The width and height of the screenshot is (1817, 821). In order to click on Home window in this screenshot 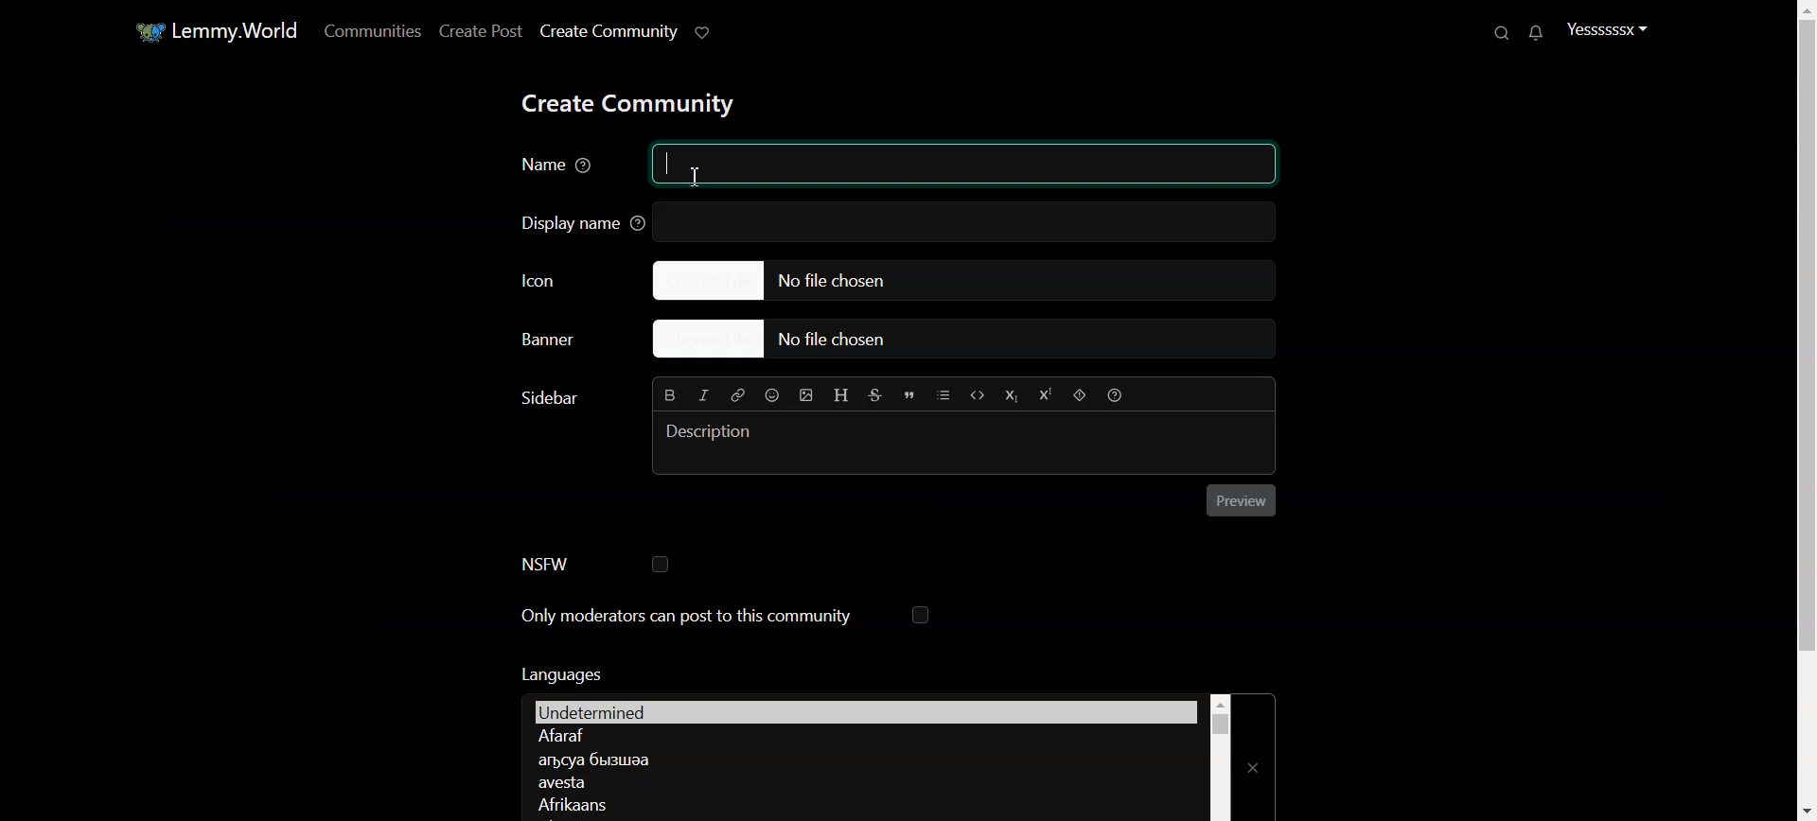, I will do `click(214, 29)`.